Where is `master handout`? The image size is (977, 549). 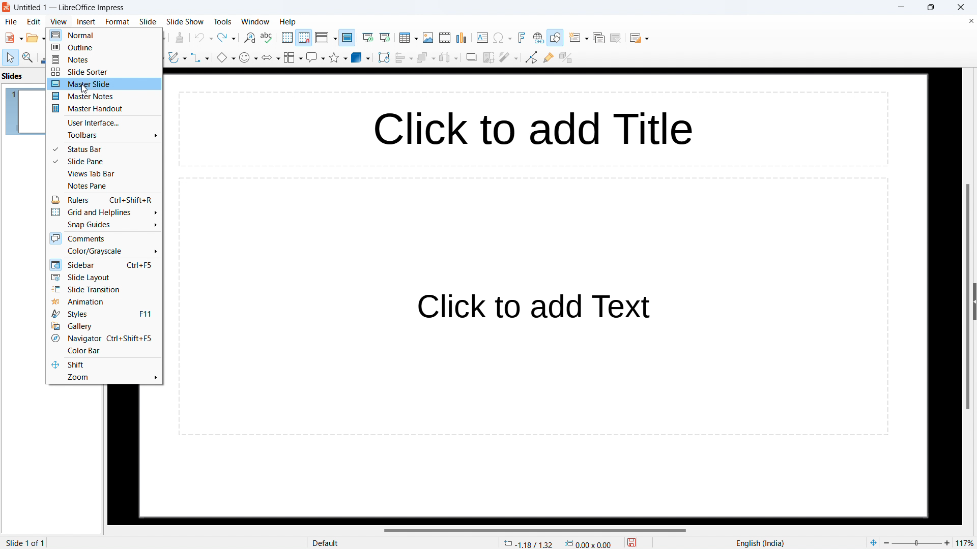
master handout is located at coordinates (104, 109).